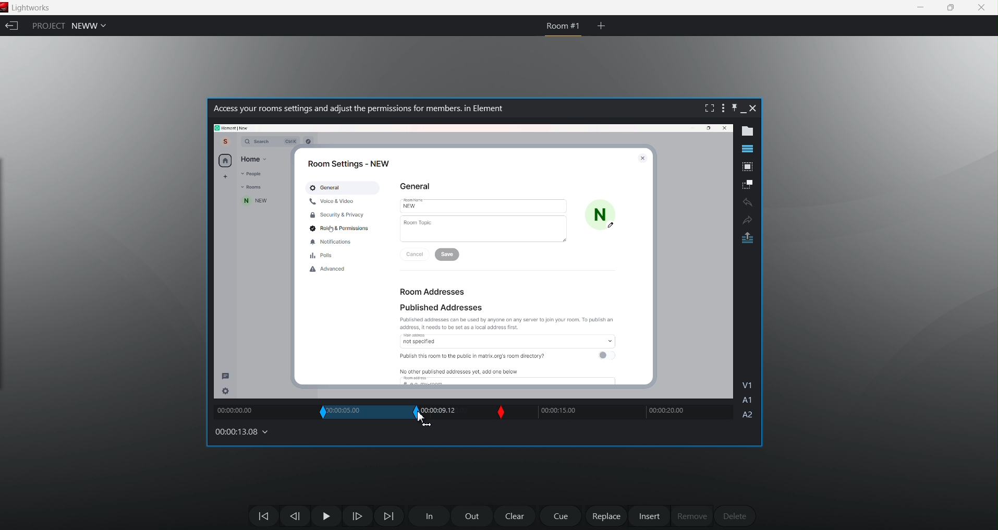 Image resolution: width=998 pixels, height=530 pixels. I want to click on maximize, so click(950, 7).